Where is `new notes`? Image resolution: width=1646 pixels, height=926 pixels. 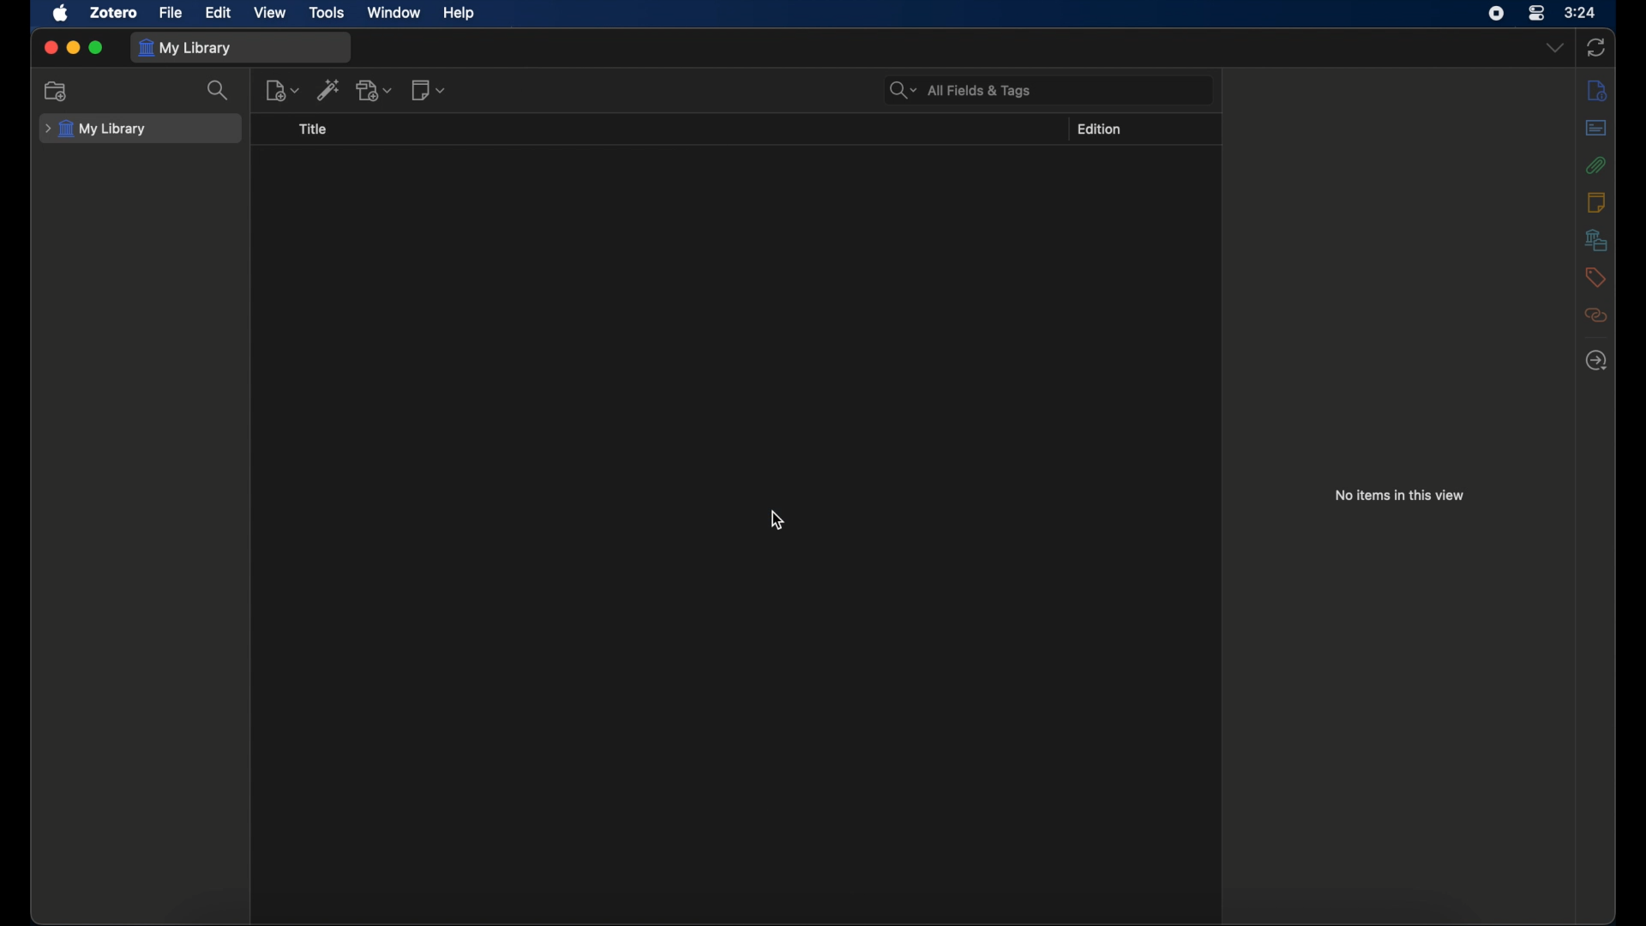 new notes is located at coordinates (430, 90).